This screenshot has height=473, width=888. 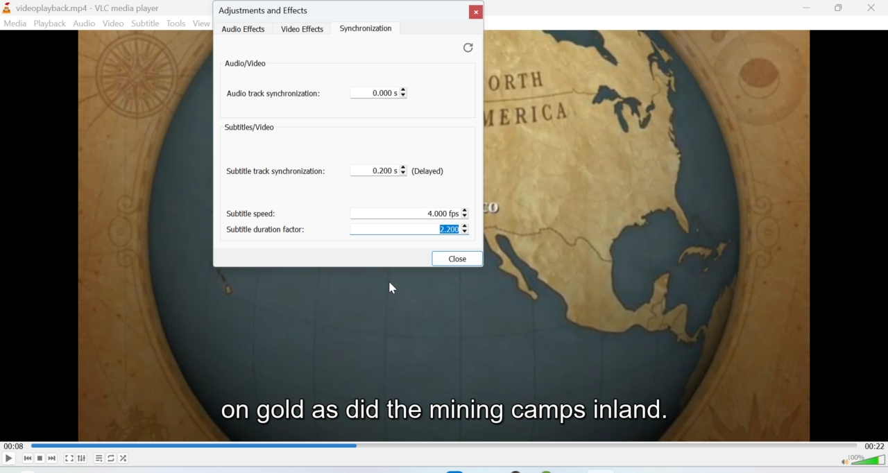 What do you see at coordinates (275, 172) in the screenshot?
I see `subtitle track synchronization:` at bounding box center [275, 172].